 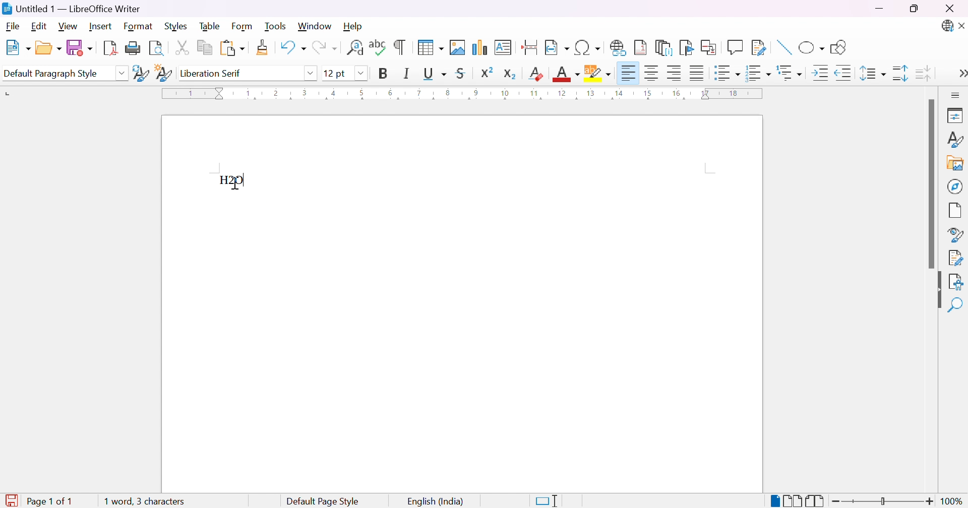 I want to click on Increase indent , so click(x=822, y=75).